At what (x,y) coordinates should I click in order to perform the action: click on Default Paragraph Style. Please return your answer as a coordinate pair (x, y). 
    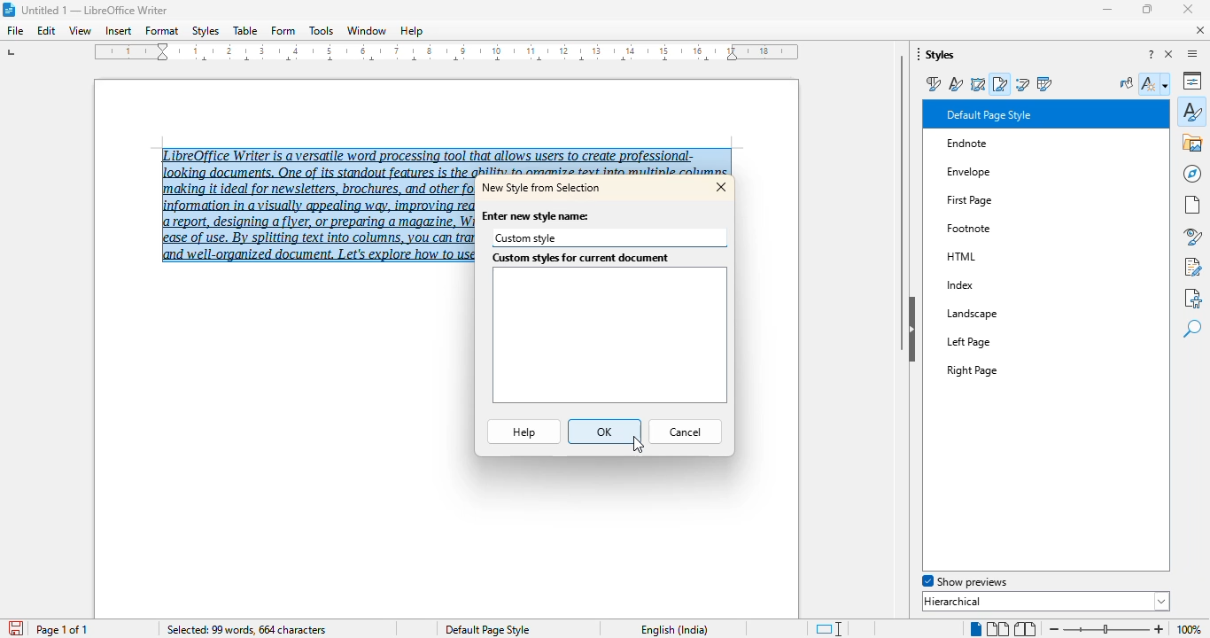
    Looking at the image, I should click on (1020, 114).